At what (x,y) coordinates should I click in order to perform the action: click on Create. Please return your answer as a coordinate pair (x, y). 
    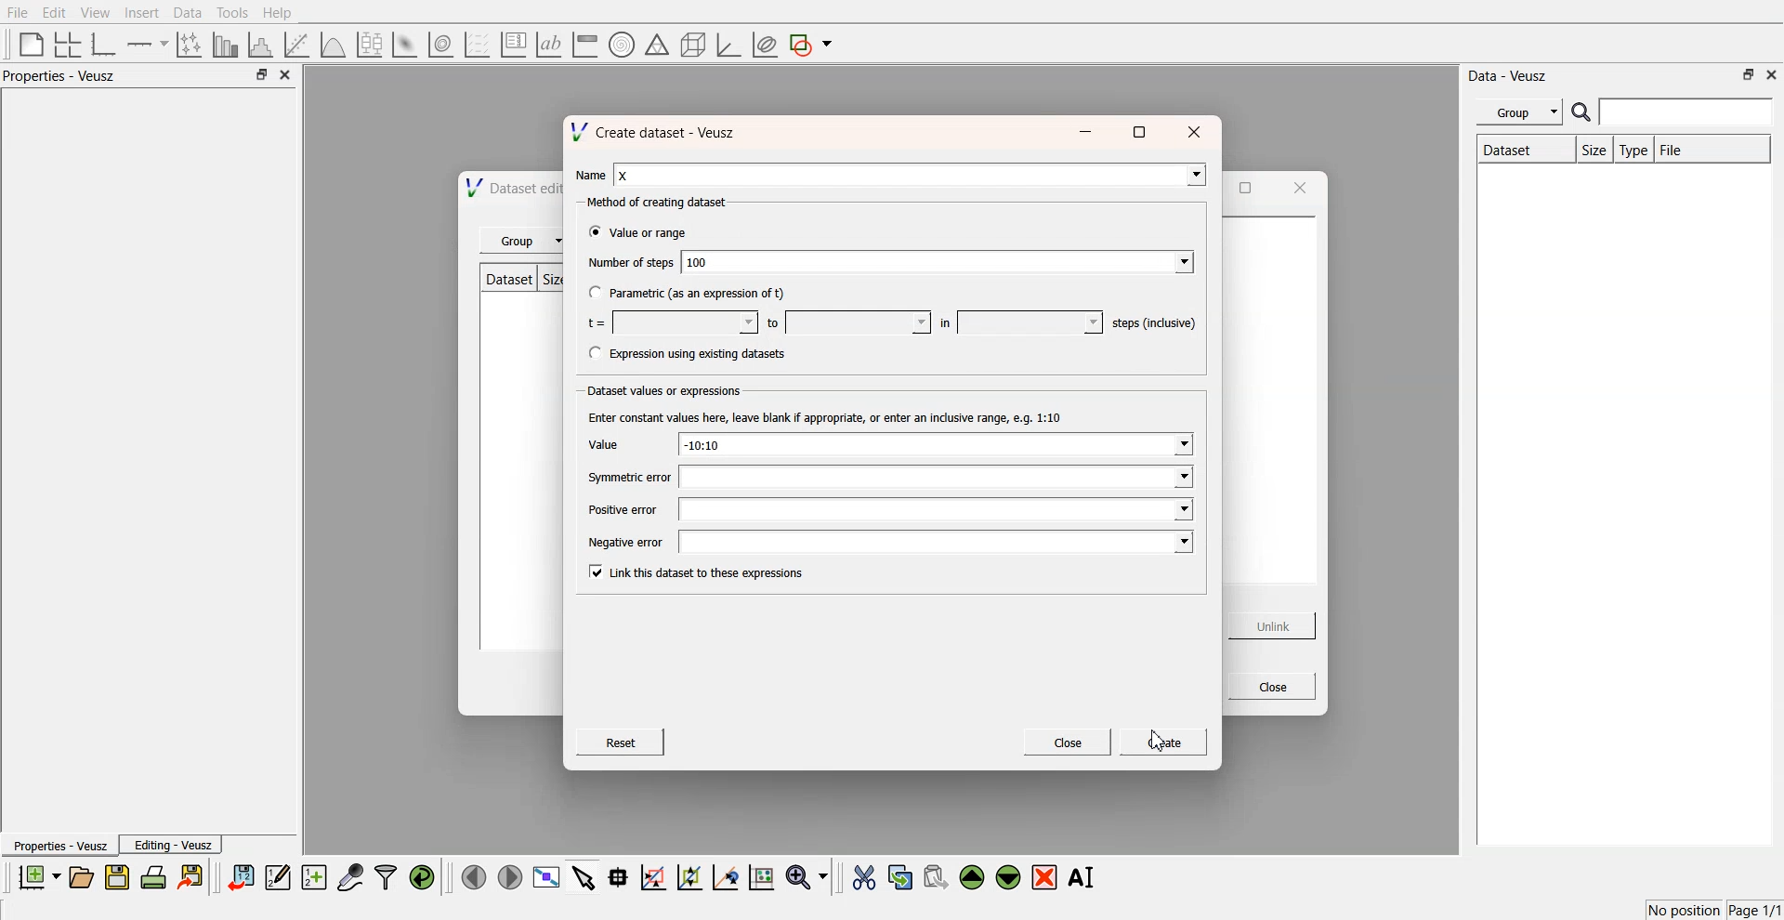
    Looking at the image, I should click on (1161, 743).